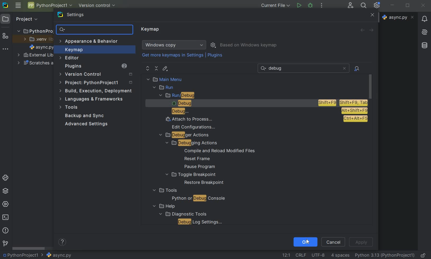 Image resolution: width=431 pixels, height=259 pixels. What do you see at coordinates (56, 255) in the screenshot?
I see `file name` at bounding box center [56, 255].